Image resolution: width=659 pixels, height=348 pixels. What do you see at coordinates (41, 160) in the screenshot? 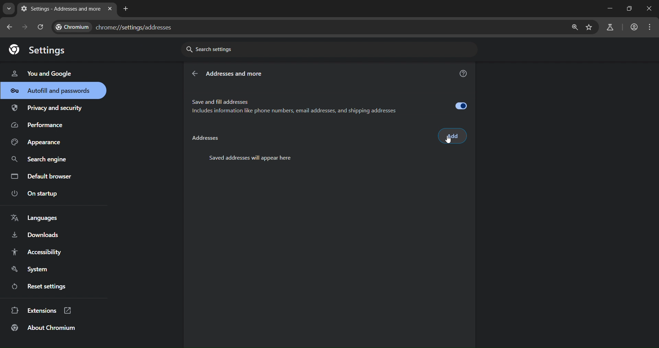
I see `search engine` at bounding box center [41, 160].